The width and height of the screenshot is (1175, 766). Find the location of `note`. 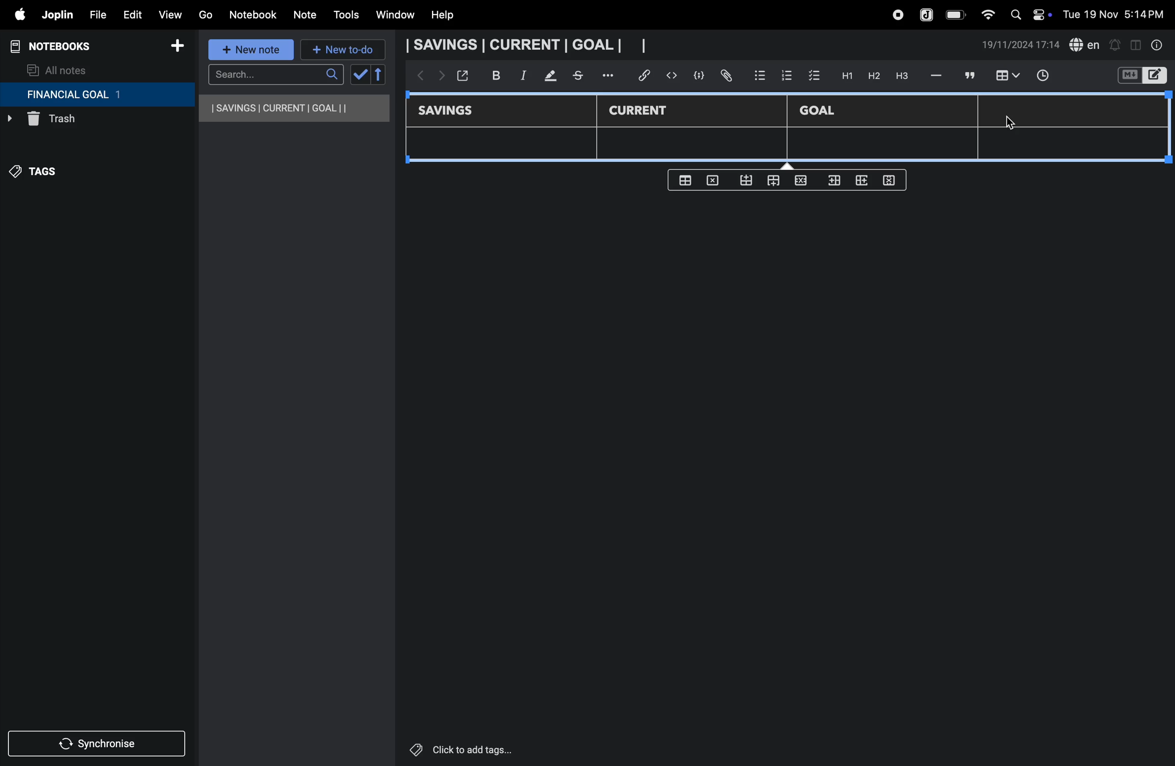

note is located at coordinates (307, 15).